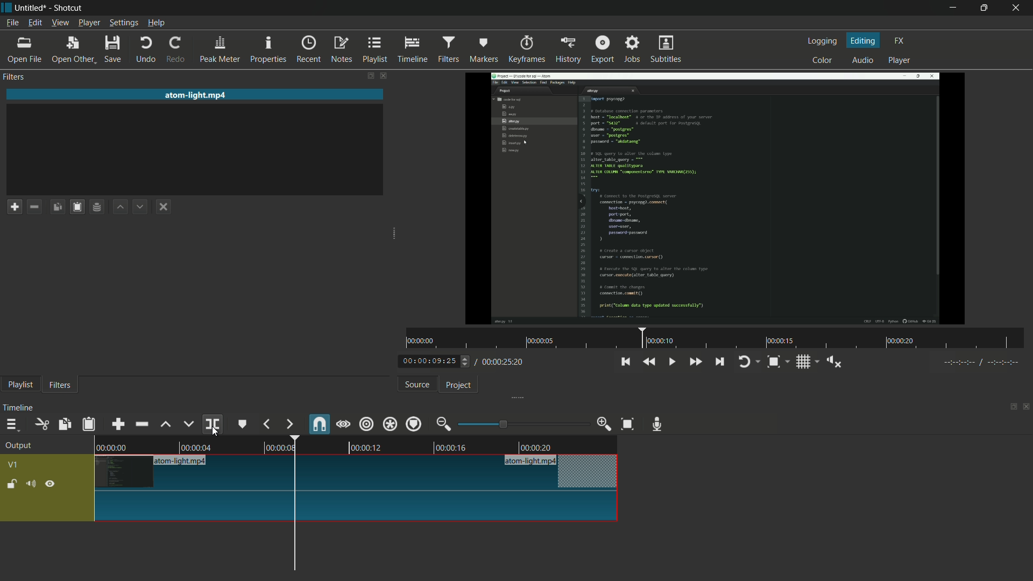 This screenshot has width=1033, height=581. I want to click on time, so click(716, 338).